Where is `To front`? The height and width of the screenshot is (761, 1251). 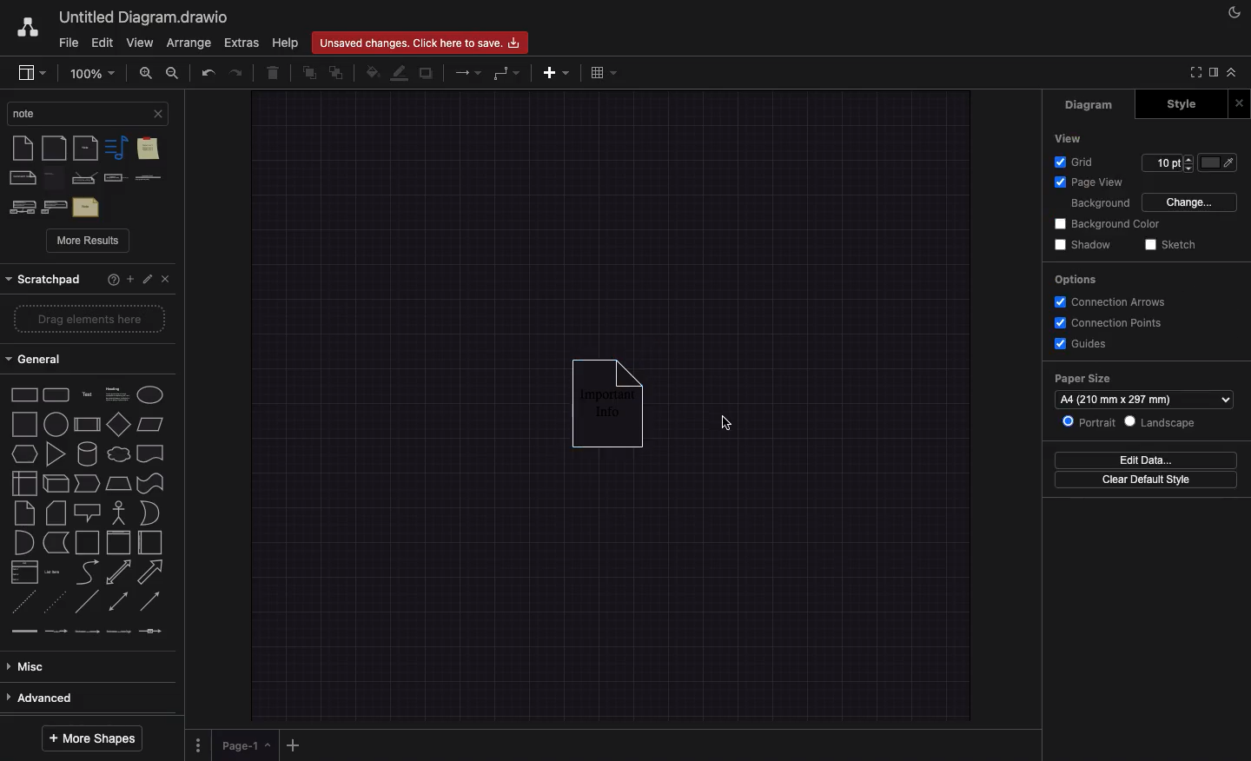
To front is located at coordinates (308, 74).